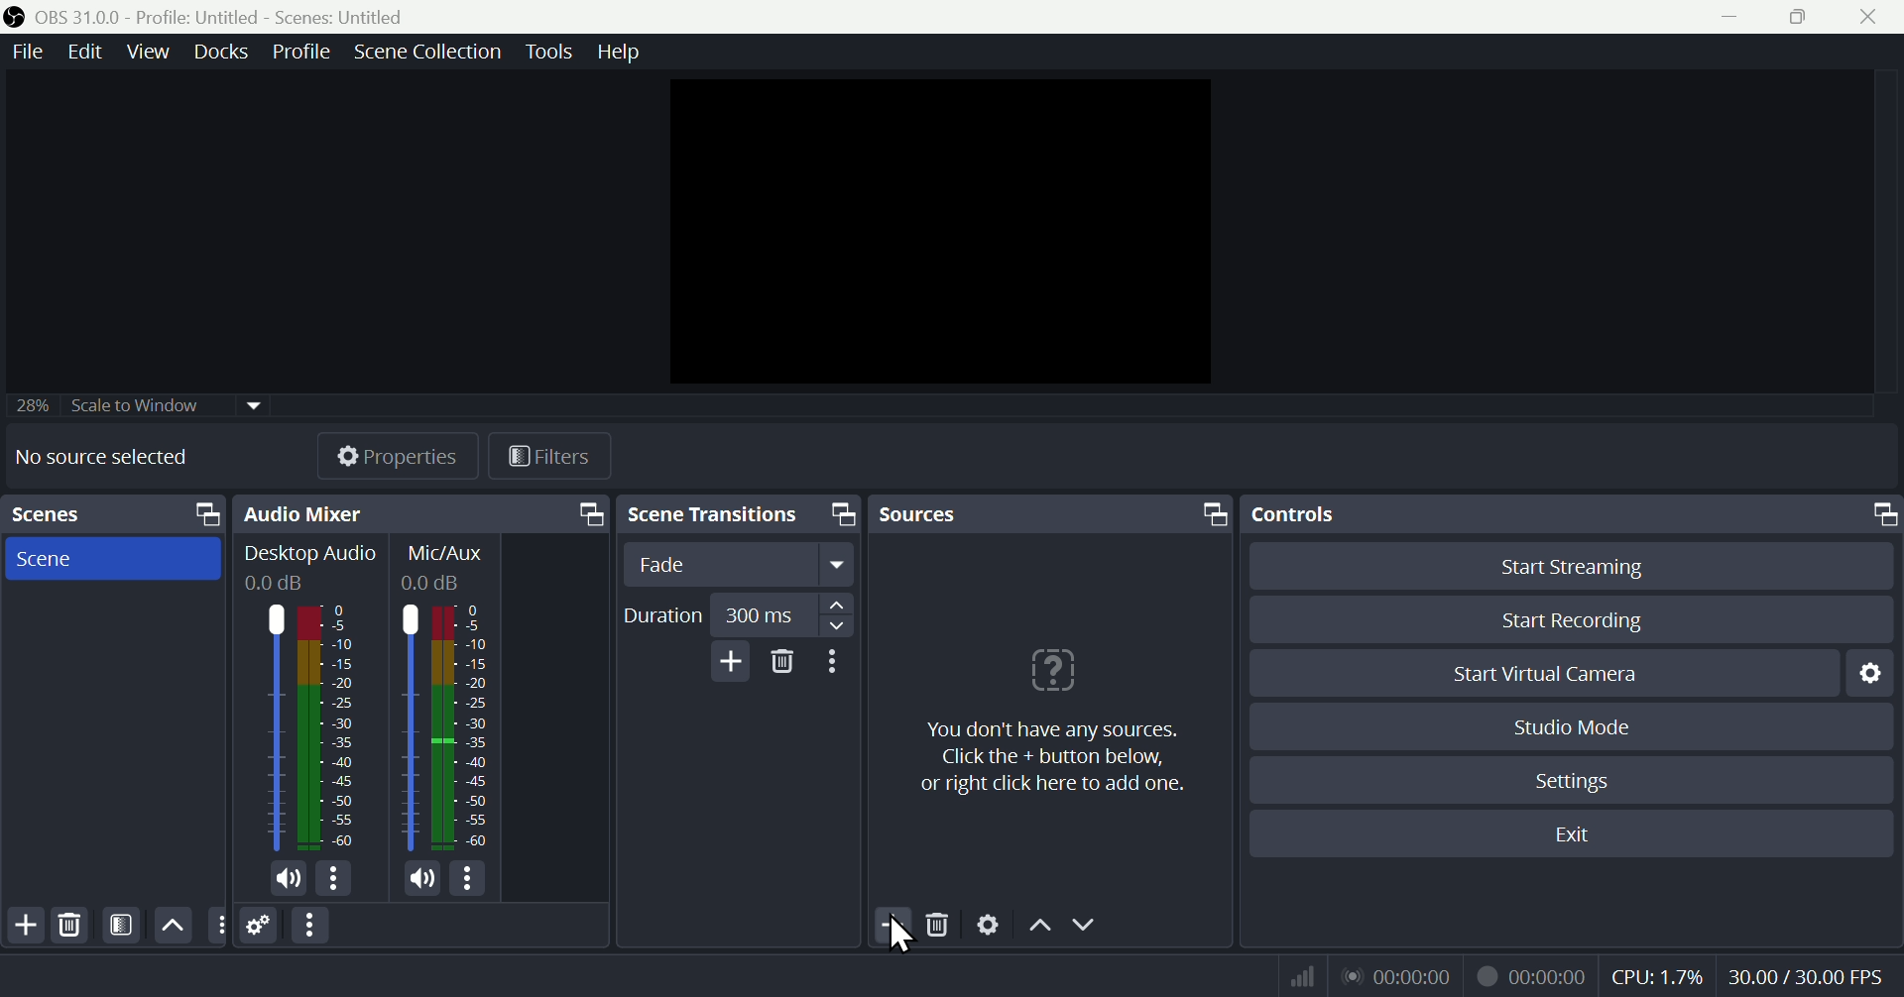  Describe the element at coordinates (550, 460) in the screenshot. I see `Filtres` at that location.